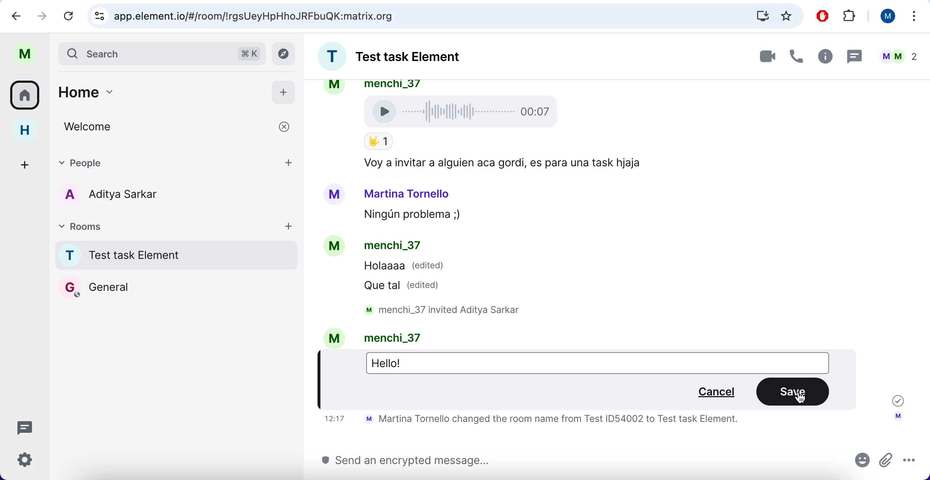 The width and height of the screenshot is (930, 480). I want to click on more options, so click(911, 17).